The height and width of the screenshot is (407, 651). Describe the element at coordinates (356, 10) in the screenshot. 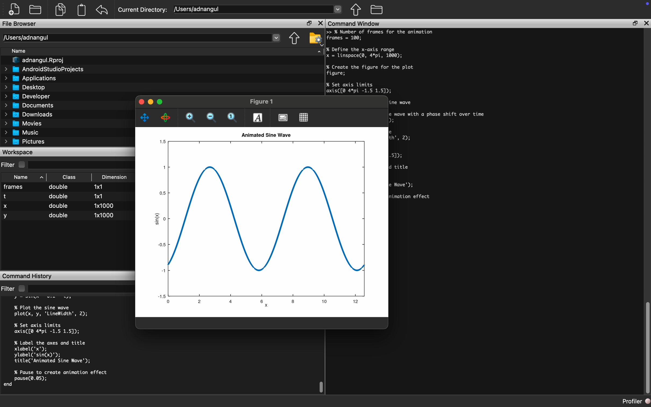

I see `Parent Directory` at that location.